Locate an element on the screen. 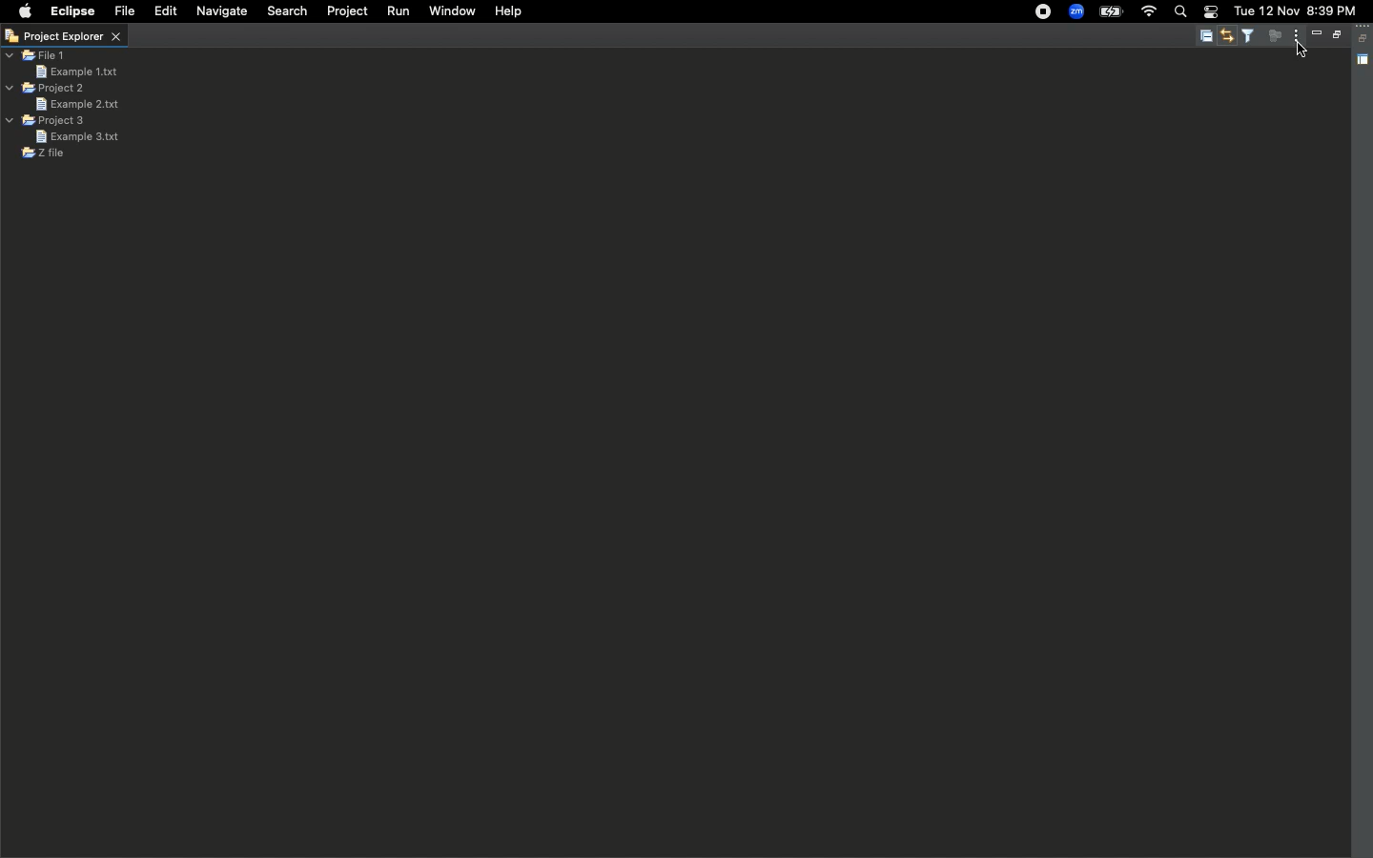 The height and width of the screenshot is (858, 1373). Edit is located at coordinates (163, 10).